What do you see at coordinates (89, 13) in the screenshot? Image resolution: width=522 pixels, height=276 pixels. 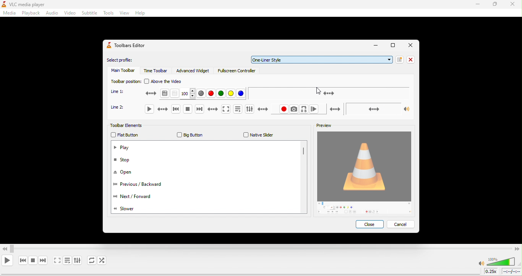 I see `subtitle` at bounding box center [89, 13].